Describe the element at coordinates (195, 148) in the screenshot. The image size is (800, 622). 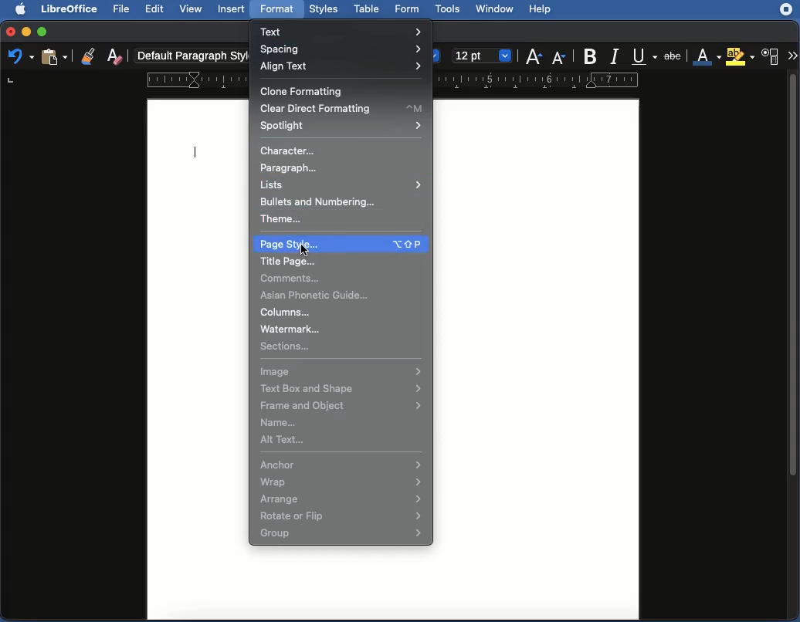
I see `typing cursor` at that location.